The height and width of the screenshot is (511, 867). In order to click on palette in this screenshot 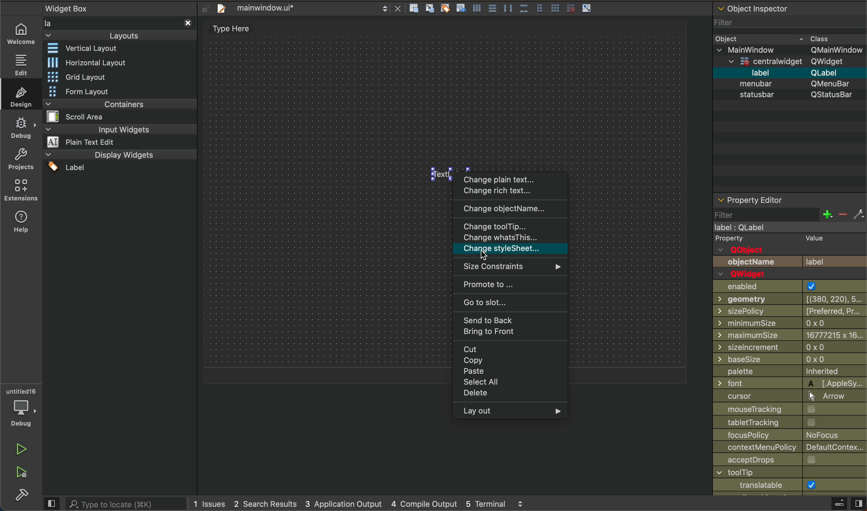, I will do `click(789, 371)`.